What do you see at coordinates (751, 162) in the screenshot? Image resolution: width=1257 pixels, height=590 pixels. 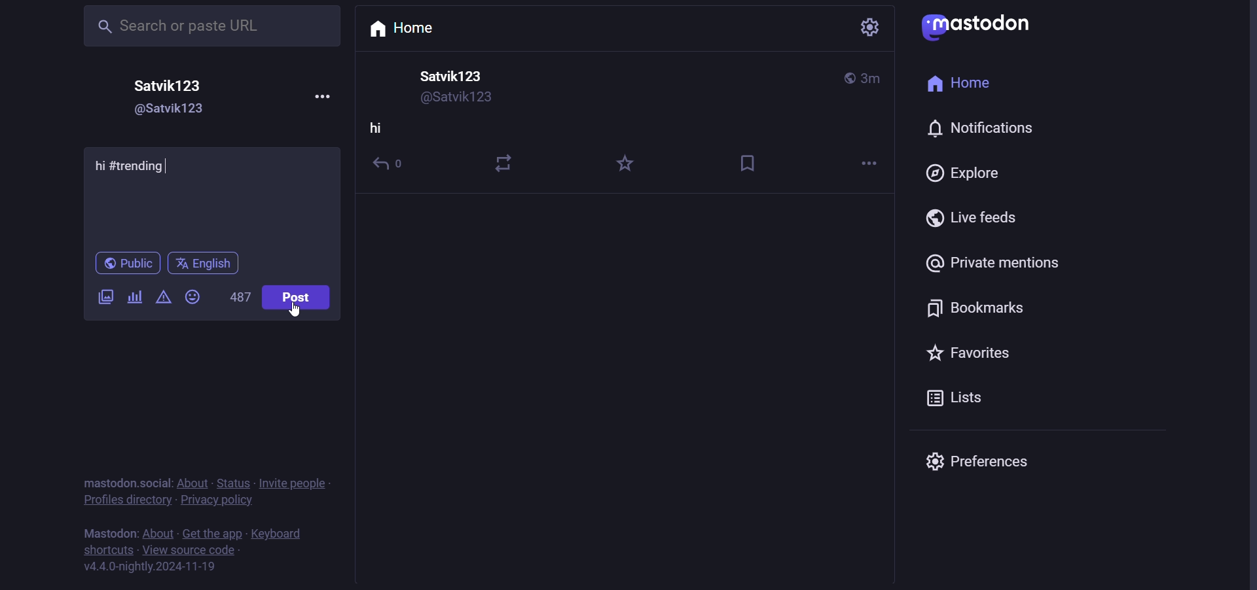 I see `bookmark` at bounding box center [751, 162].